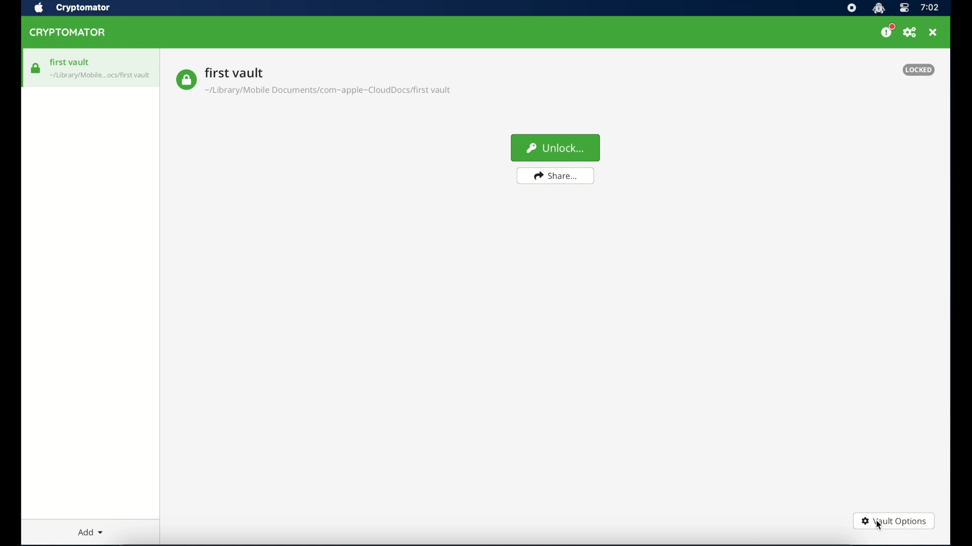 The height and width of the screenshot is (546, 972). I want to click on cryptomator, so click(68, 33).